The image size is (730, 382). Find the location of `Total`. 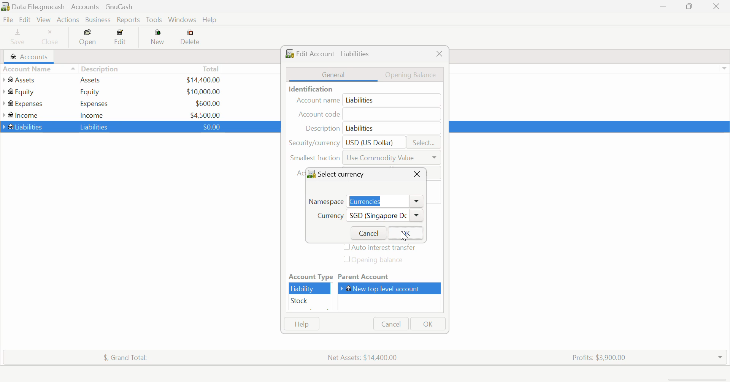

Total is located at coordinates (121, 356).